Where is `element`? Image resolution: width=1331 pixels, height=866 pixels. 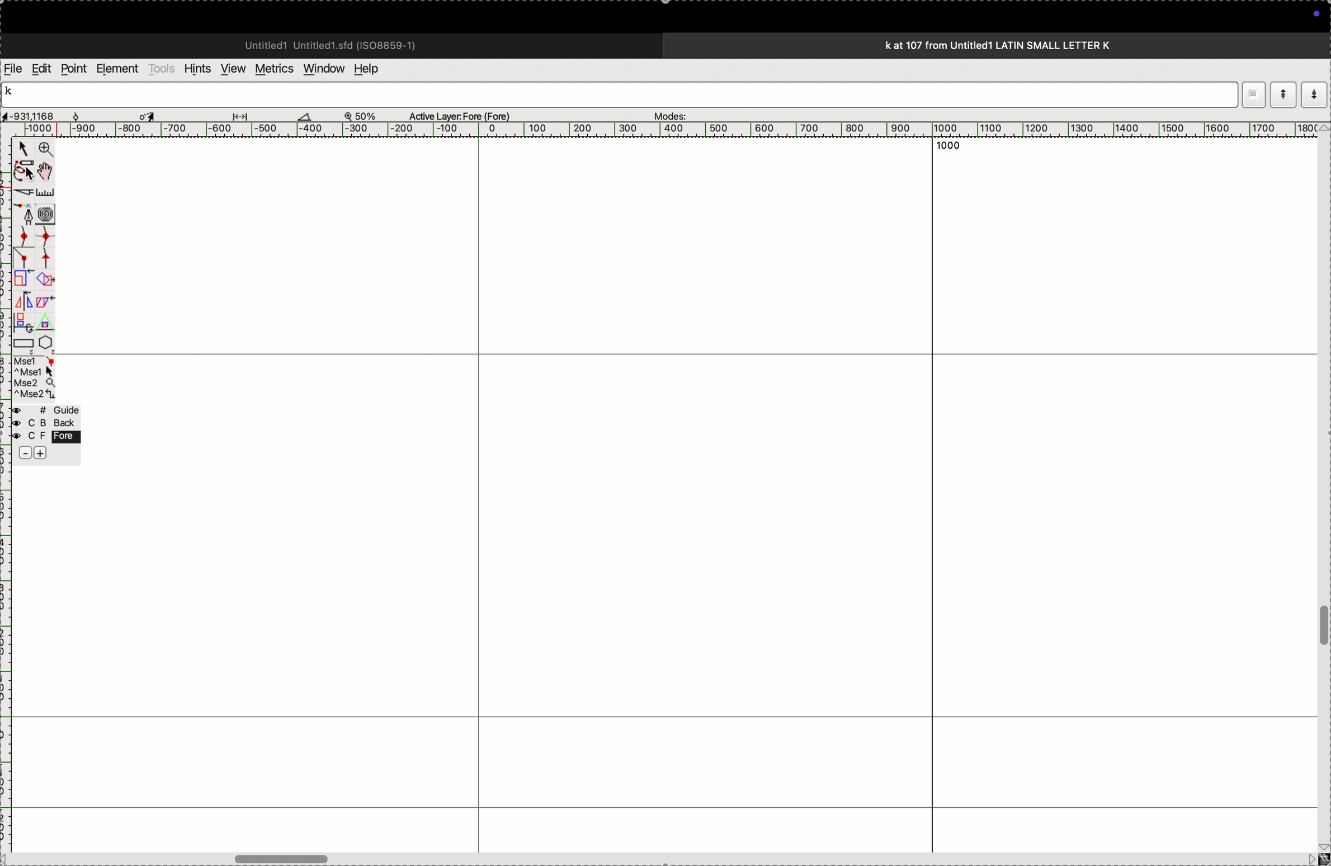
element is located at coordinates (119, 69).